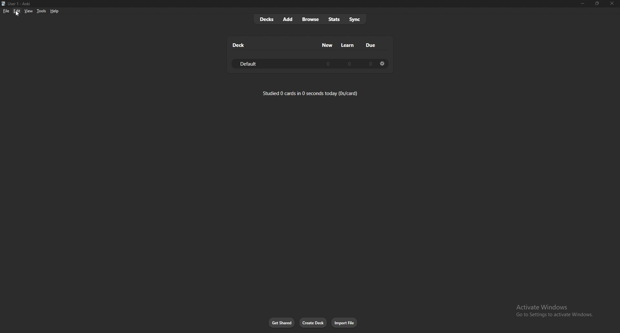 This screenshot has height=333, width=620. What do you see at coordinates (327, 64) in the screenshot?
I see `0` at bounding box center [327, 64].